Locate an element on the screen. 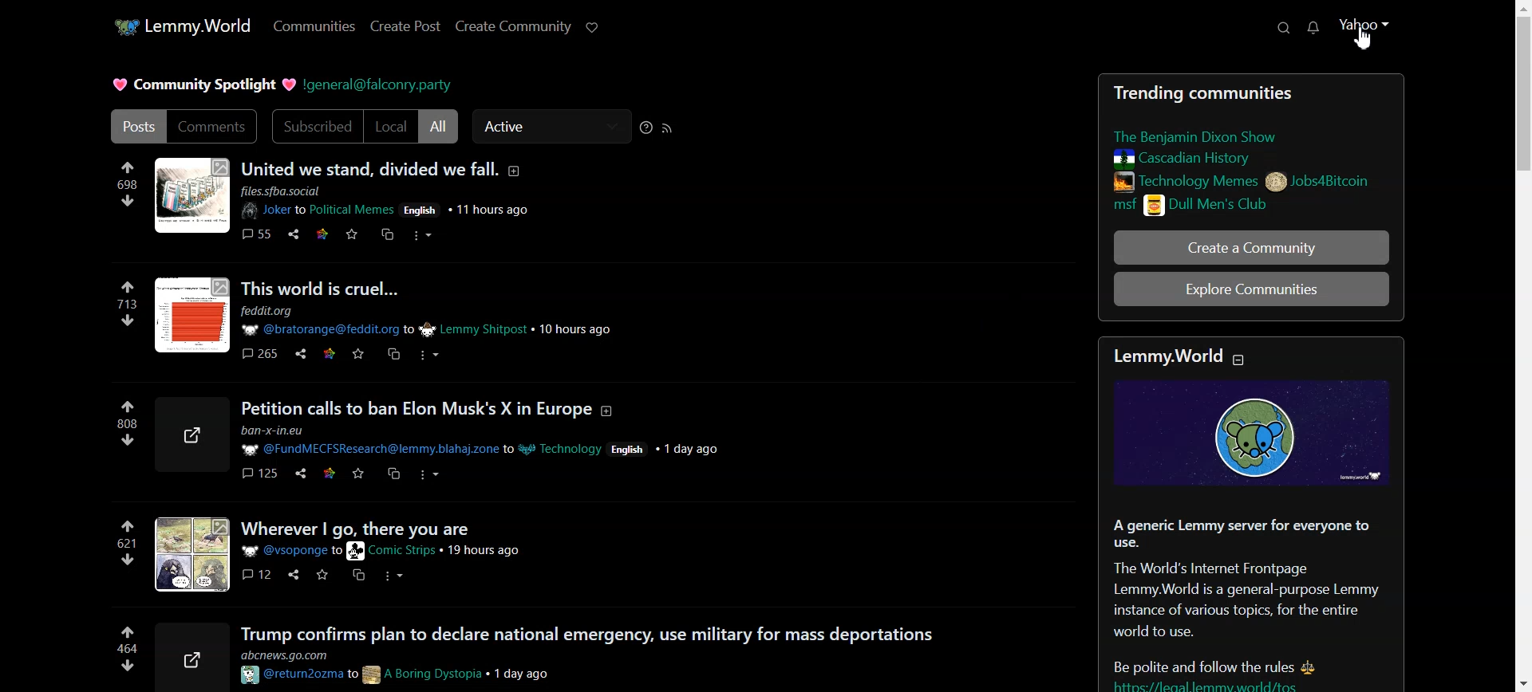 This screenshot has width=1532, height=692. 1 day ago is located at coordinates (535, 675).